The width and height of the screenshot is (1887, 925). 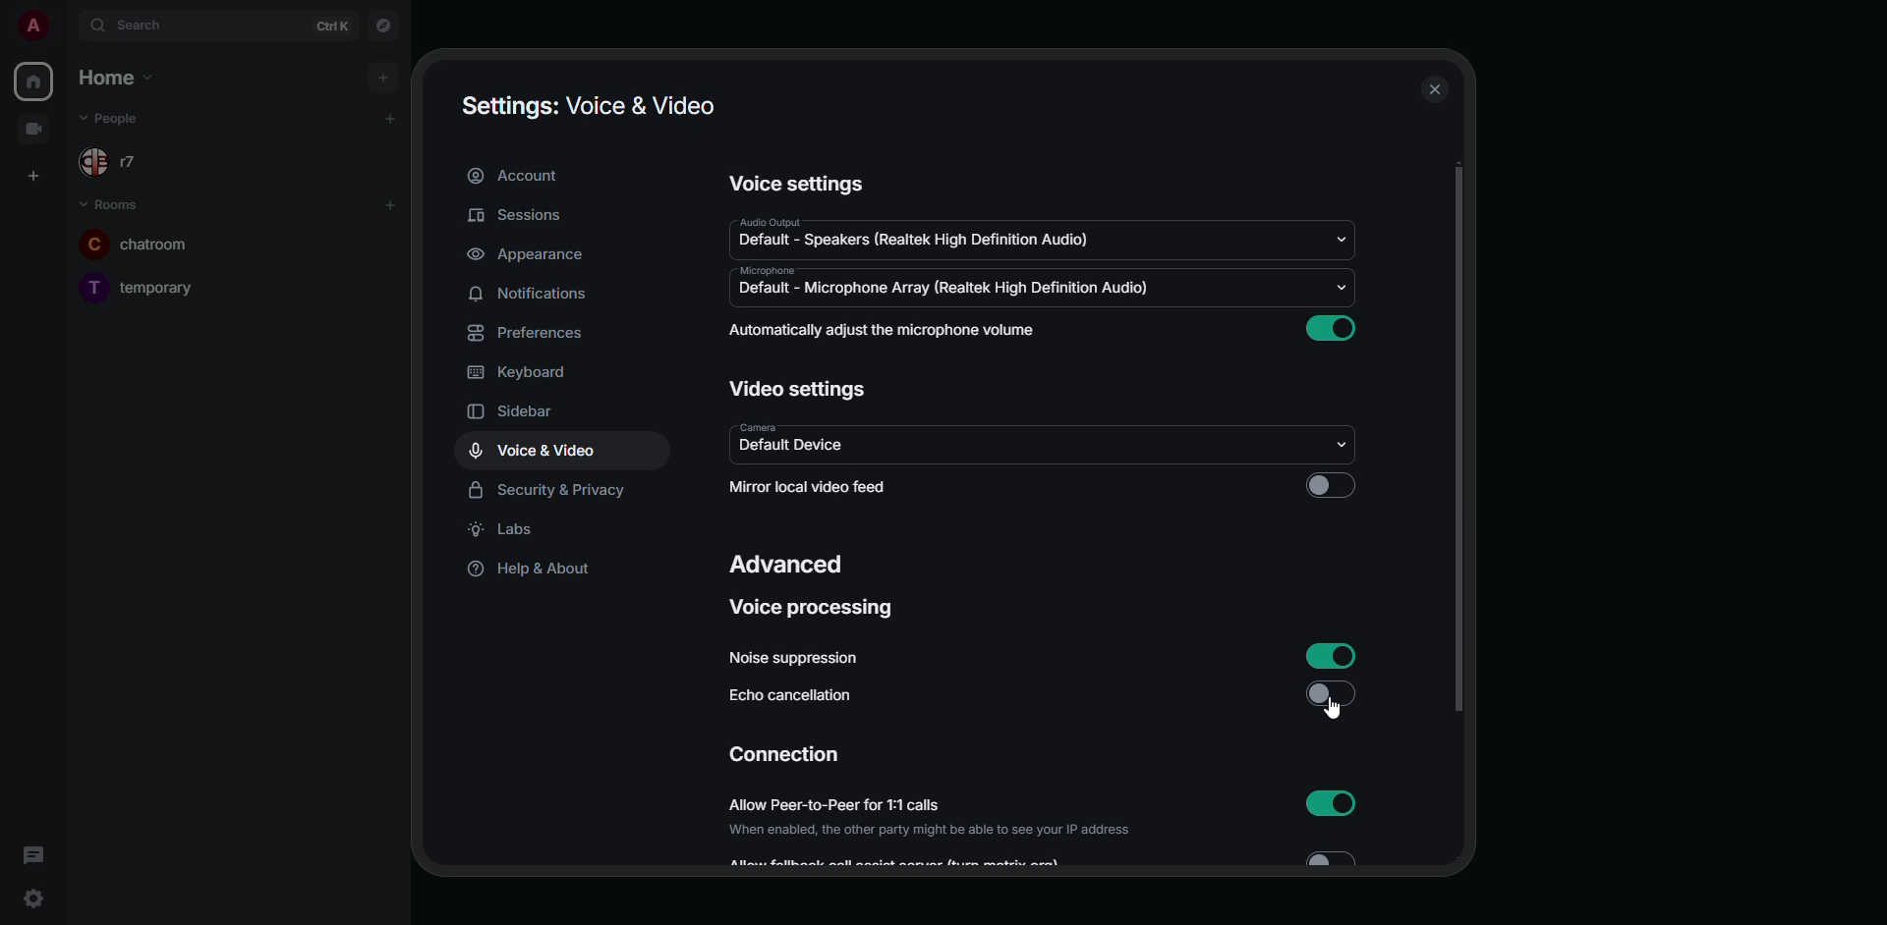 I want to click on search, so click(x=144, y=26).